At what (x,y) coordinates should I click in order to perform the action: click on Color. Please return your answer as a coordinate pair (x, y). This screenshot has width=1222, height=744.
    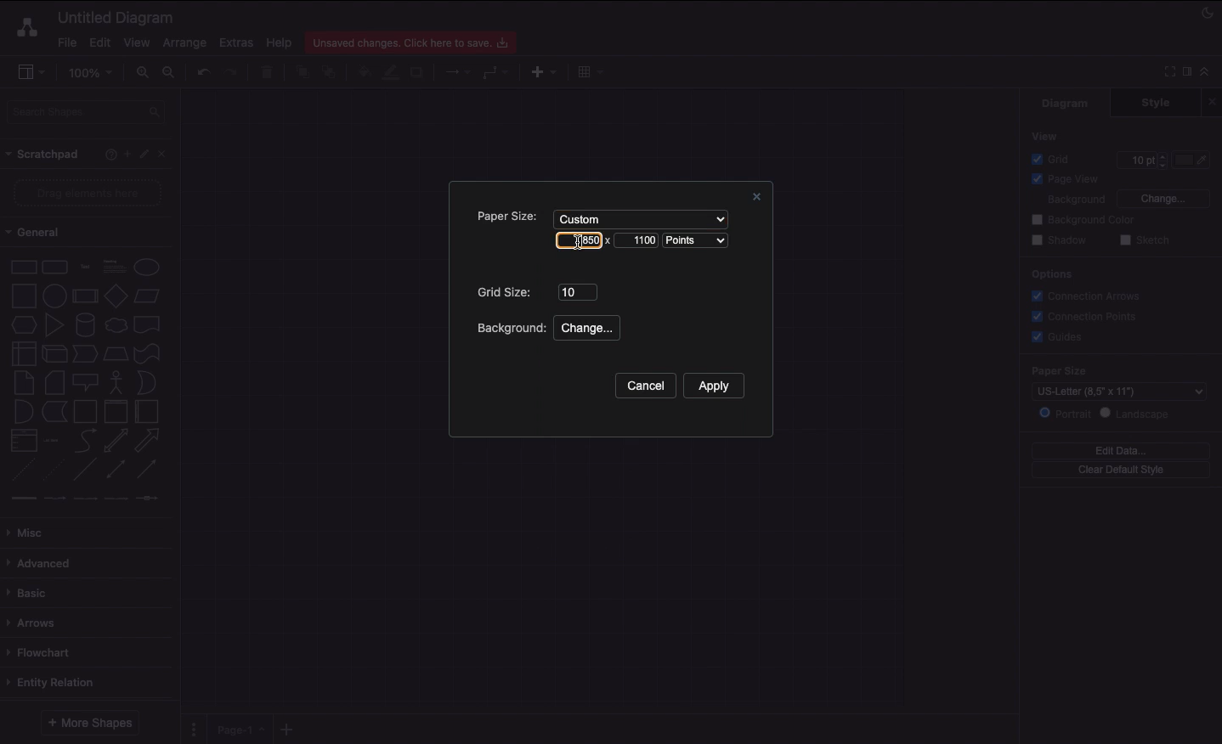
    Looking at the image, I should click on (1193, 160).